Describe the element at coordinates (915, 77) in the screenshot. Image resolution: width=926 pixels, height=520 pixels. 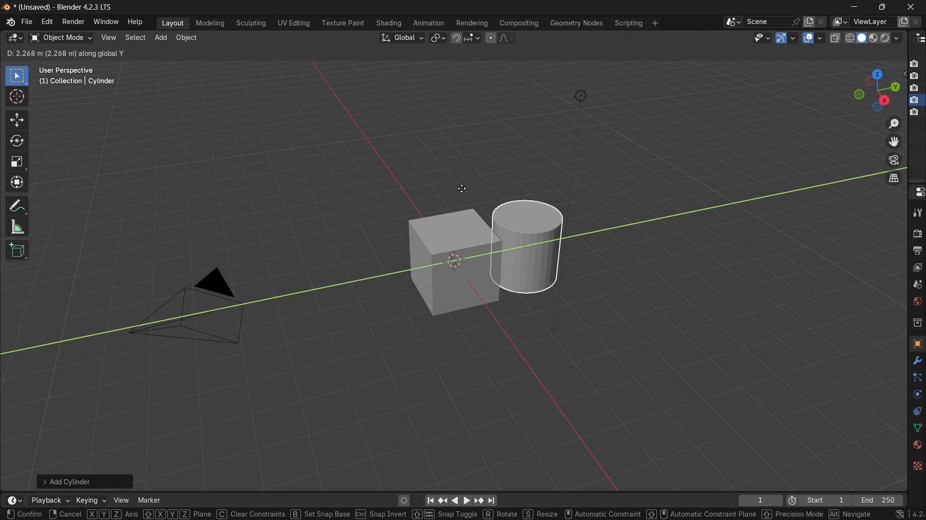
I see `capture` at that location.